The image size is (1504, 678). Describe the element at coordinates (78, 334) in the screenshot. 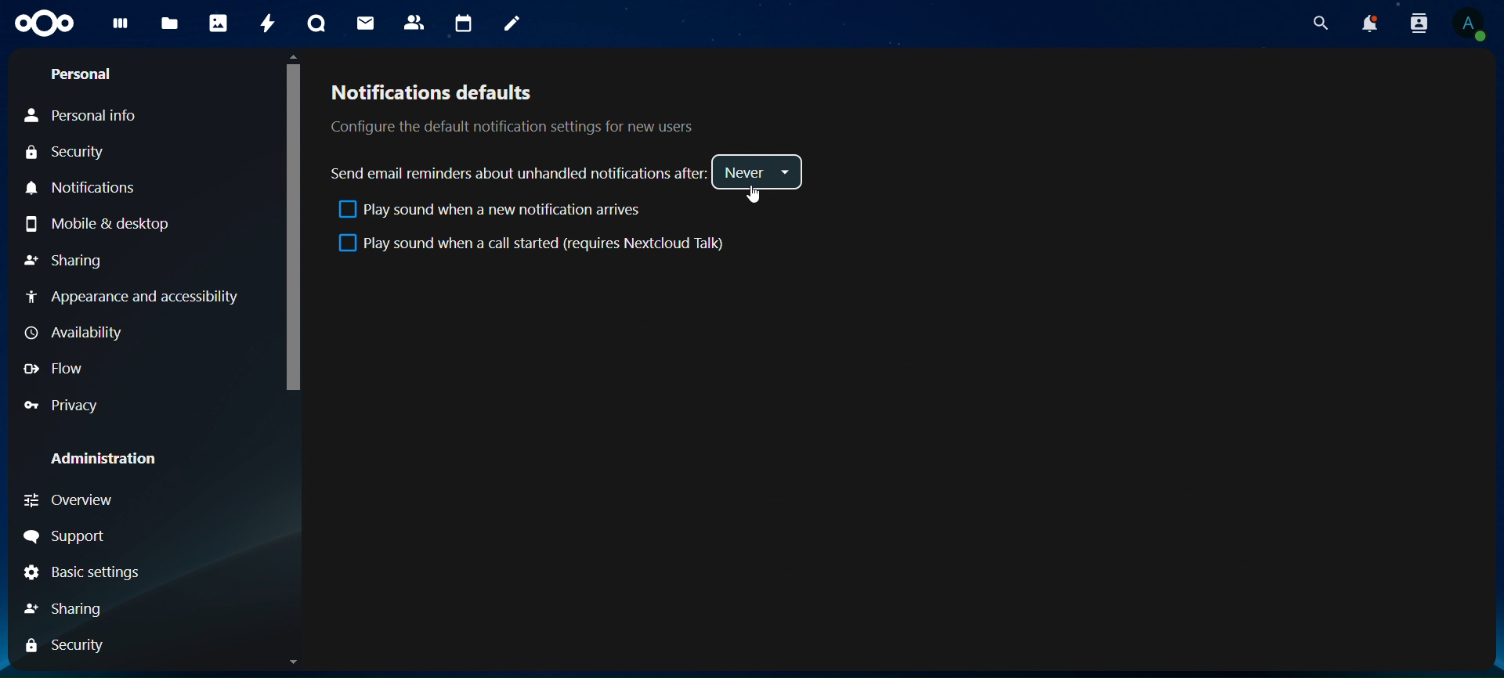

I see `Availability` at that location.